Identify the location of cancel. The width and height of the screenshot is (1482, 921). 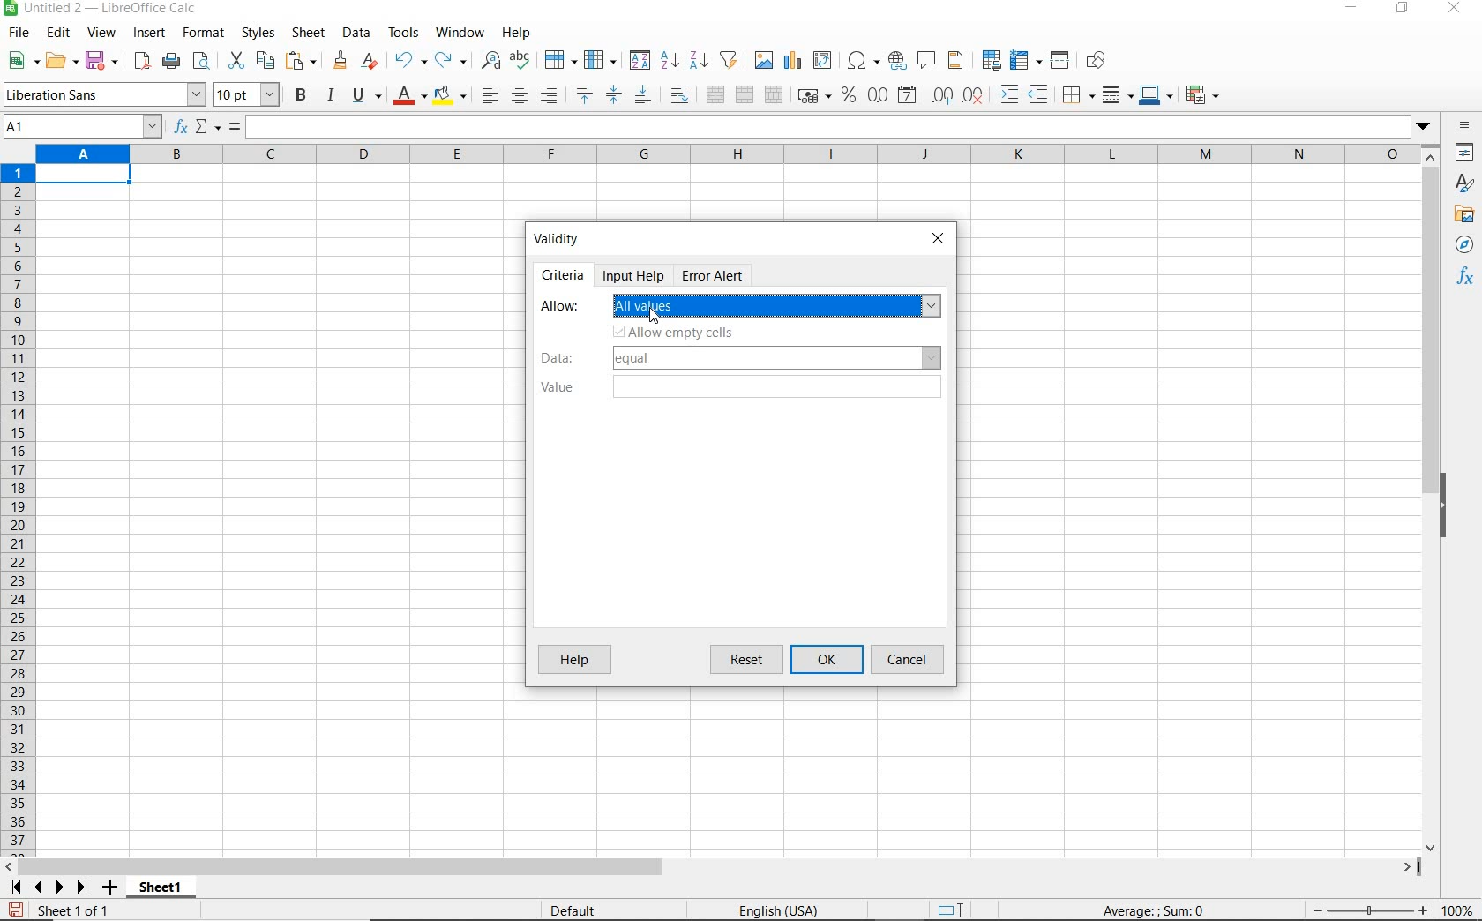
(909, 660).